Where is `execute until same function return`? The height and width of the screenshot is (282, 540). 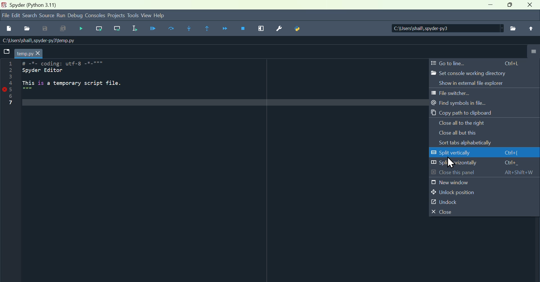 execute until same function return is located at coordinates (210, 29).